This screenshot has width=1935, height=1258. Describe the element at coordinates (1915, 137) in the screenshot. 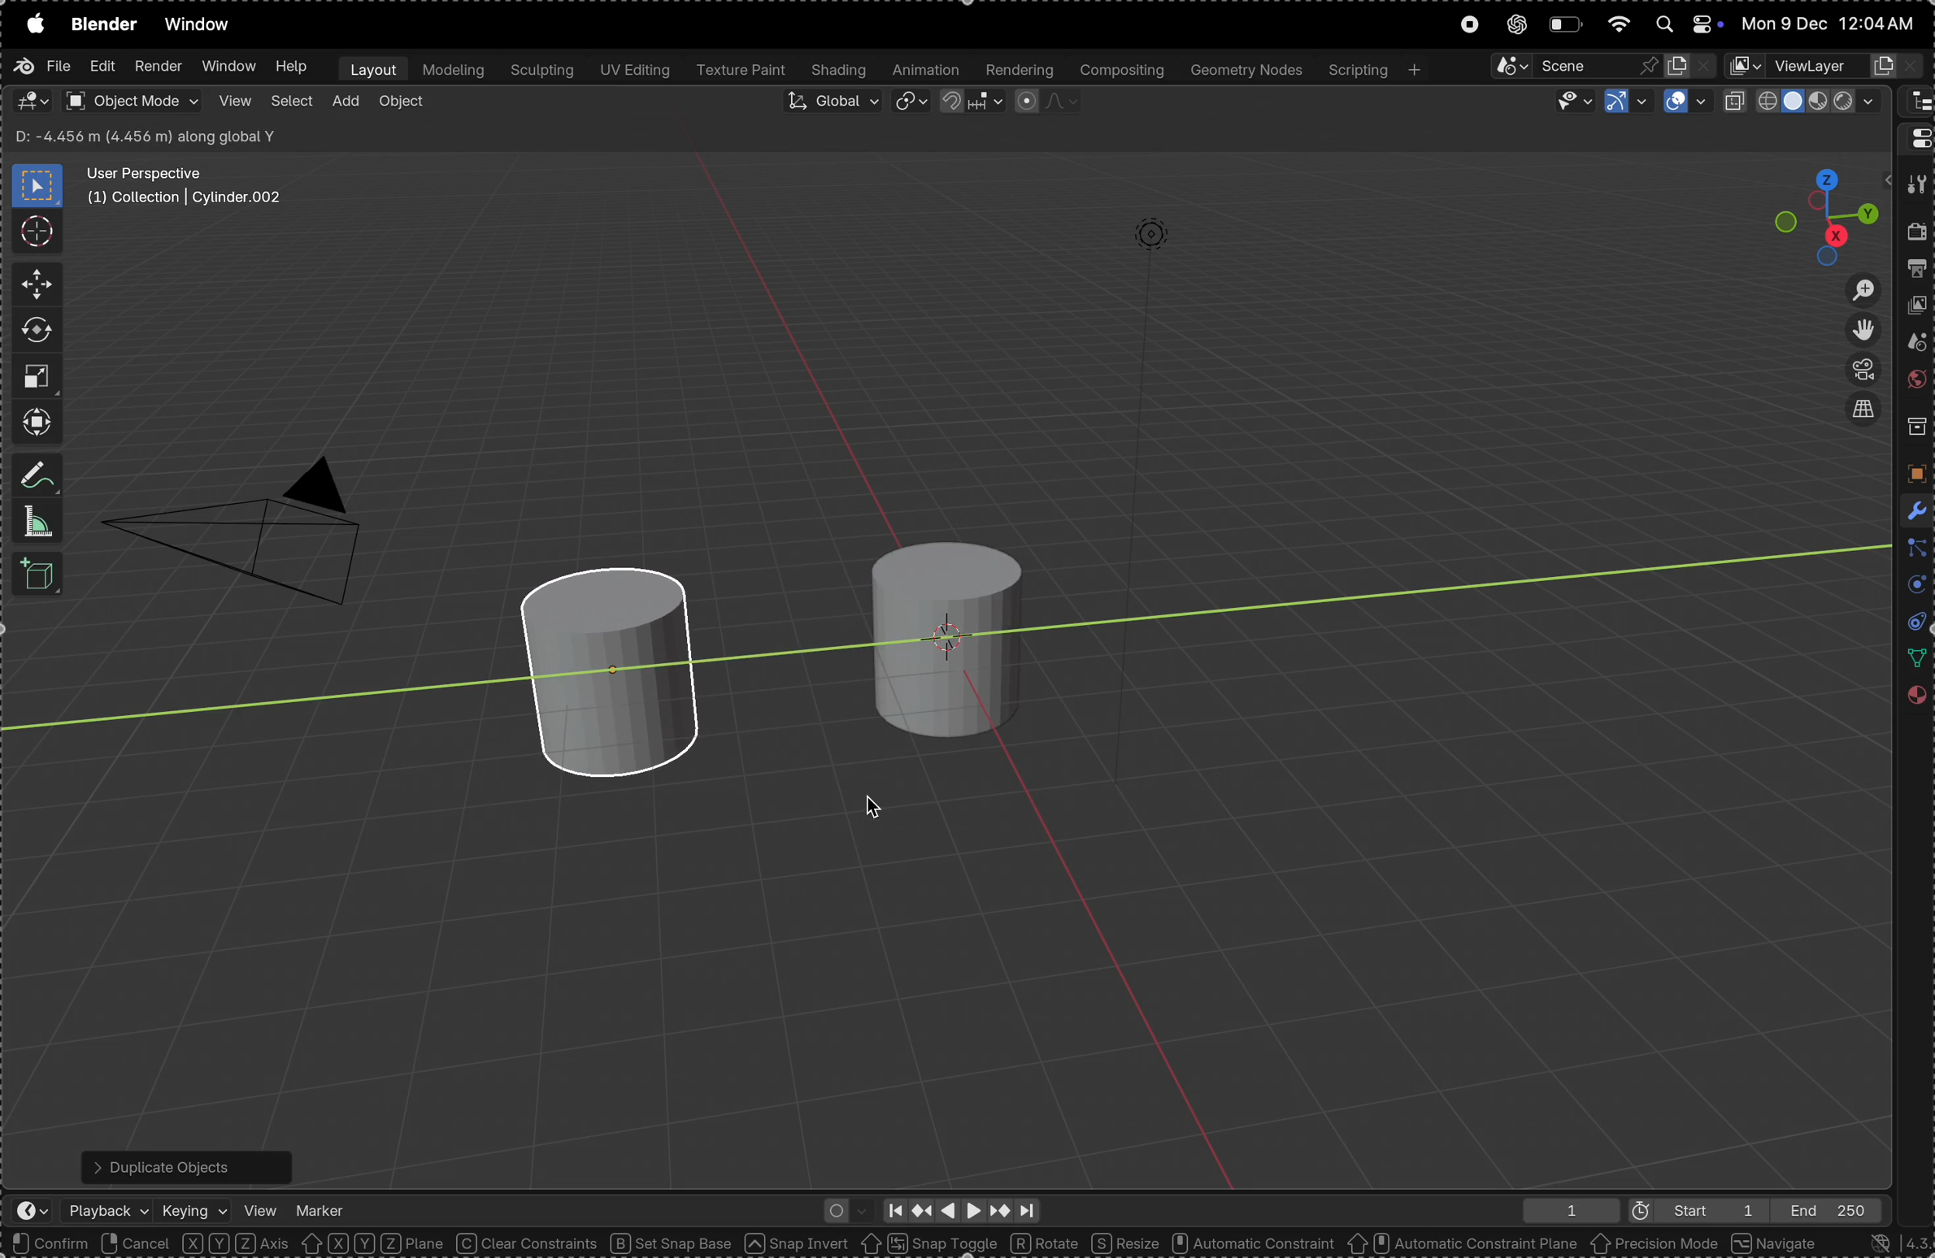

I see `editor type` at that location.